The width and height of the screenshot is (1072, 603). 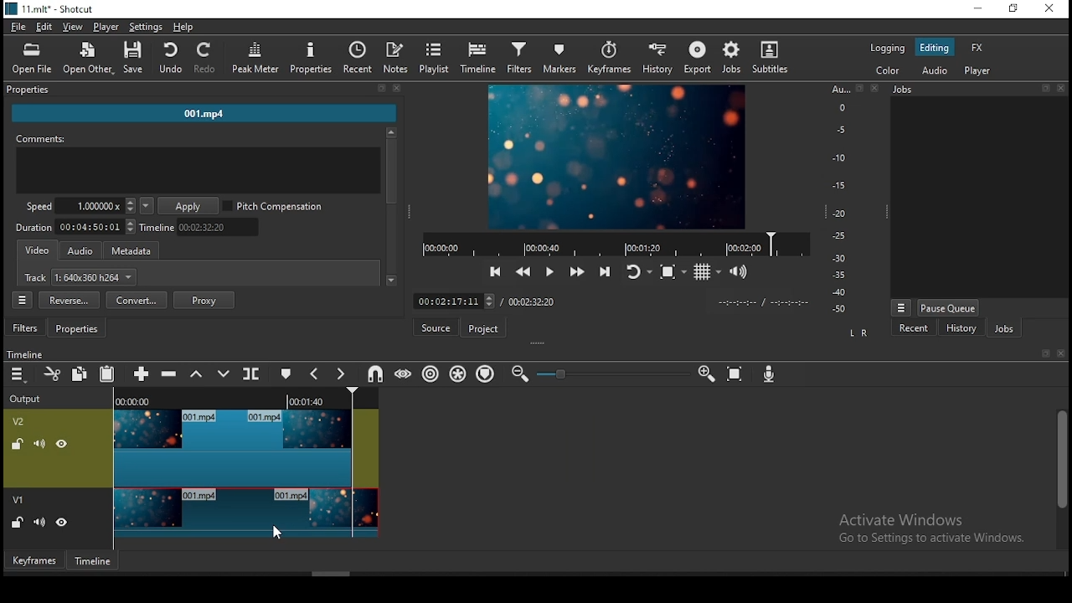 What do you see at coordinates (73, 28) in the screenshot?
I see `view` at bounding box center [73, 28].